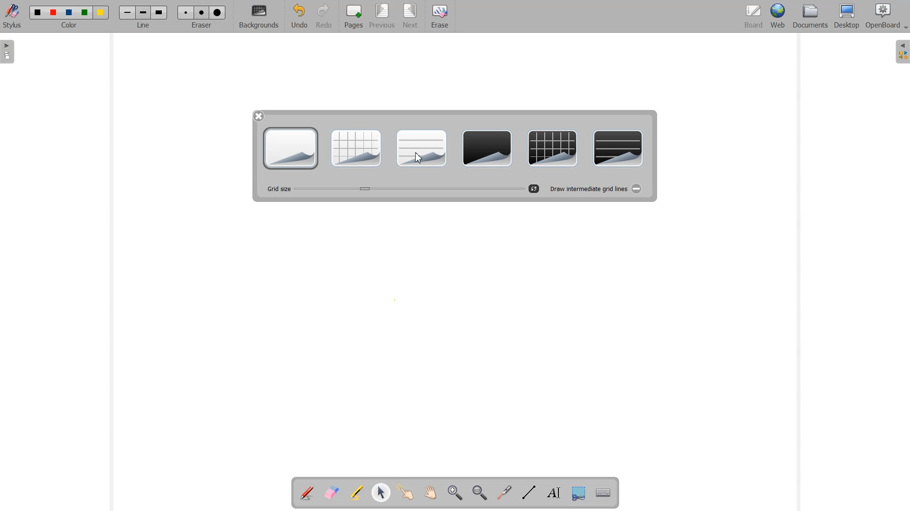  I want to click on Pages, so click(353, 16).